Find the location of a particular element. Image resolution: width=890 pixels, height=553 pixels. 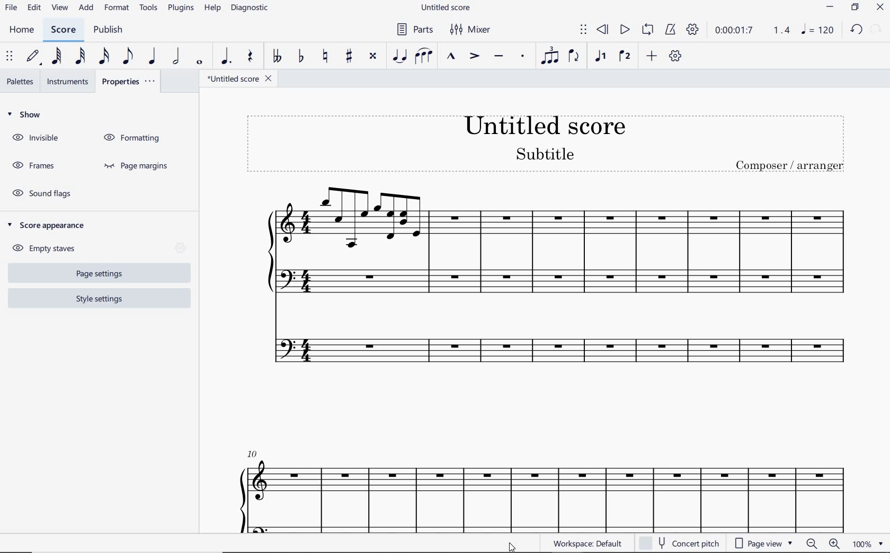

ADD is located at coordinates (652, 55).